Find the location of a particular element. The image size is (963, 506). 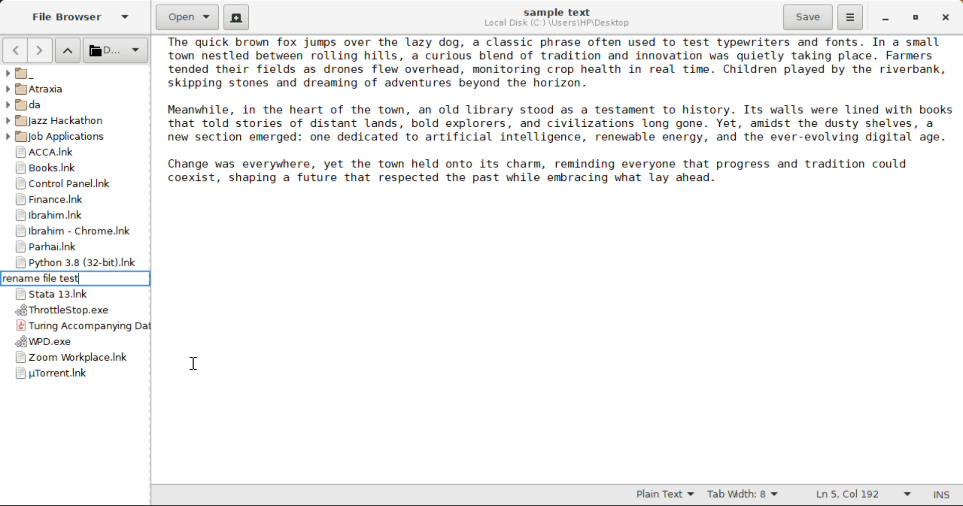

Minimize is located at coordinates (912, 18).